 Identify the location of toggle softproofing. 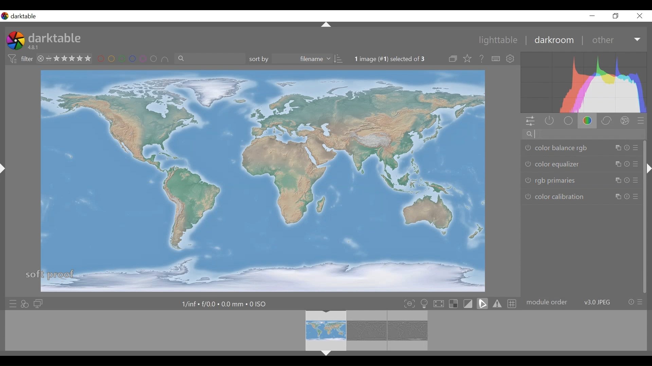
(482, 304).